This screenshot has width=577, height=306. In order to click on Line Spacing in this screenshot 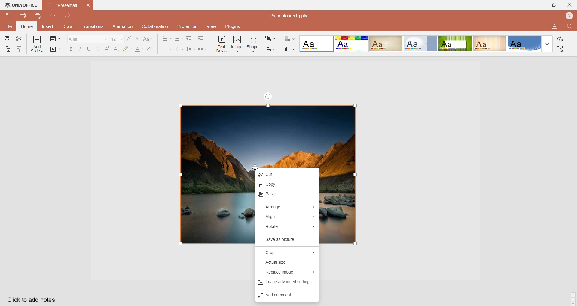, I will do `click(191, 49)`.